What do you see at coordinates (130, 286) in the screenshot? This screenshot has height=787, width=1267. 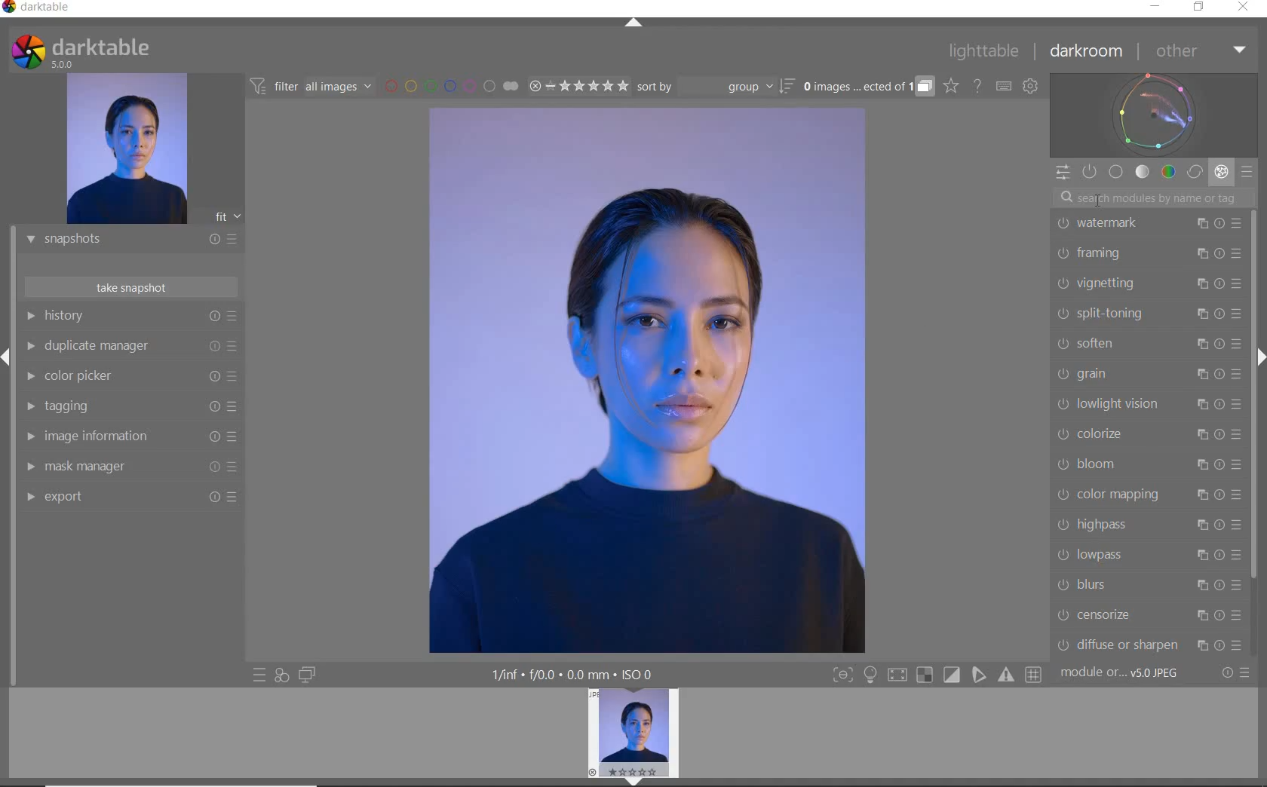 I see `TAKE SNAPSHOT` at bounding box center [130, 286].